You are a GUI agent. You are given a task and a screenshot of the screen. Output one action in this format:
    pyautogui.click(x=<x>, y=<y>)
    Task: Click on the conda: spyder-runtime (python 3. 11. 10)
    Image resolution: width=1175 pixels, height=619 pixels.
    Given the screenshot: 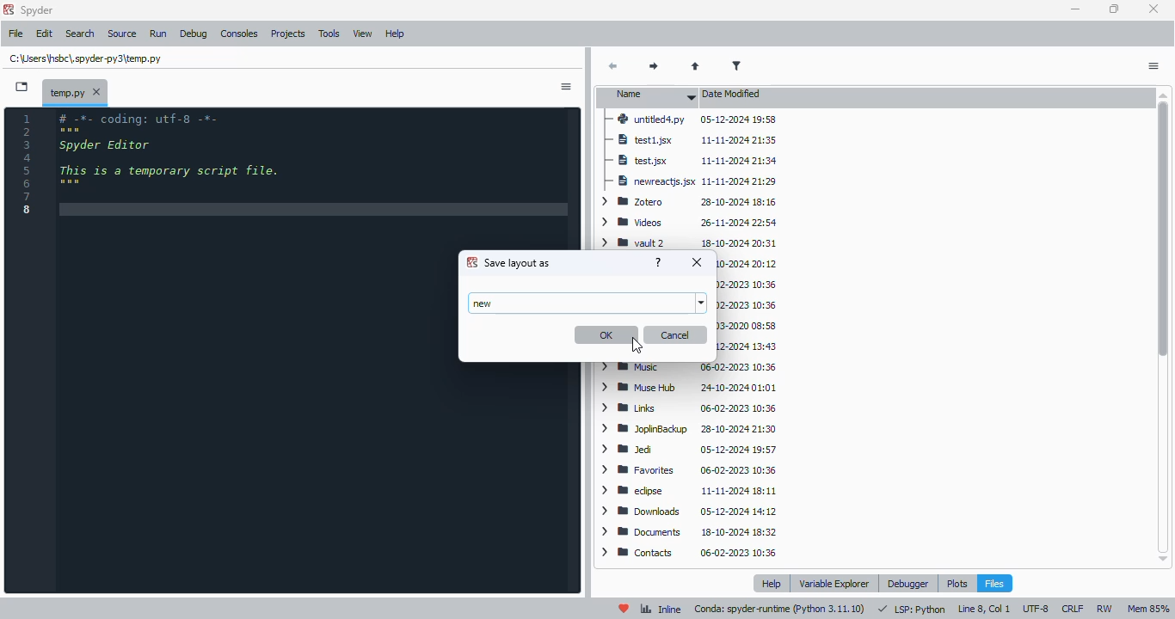 What is the action you would take?
    pyautogui.click(x=780, y=610)
    